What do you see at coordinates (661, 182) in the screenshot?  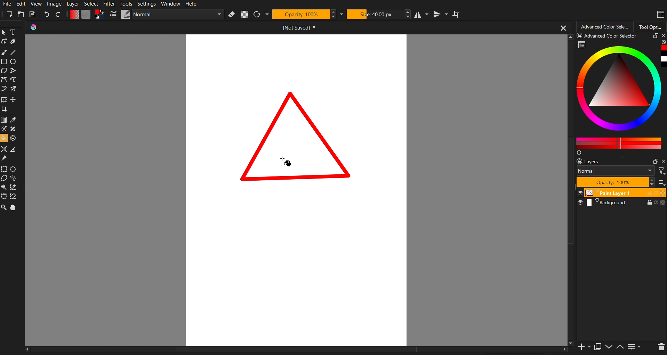 I see `more` at bounding box center [661, 182].